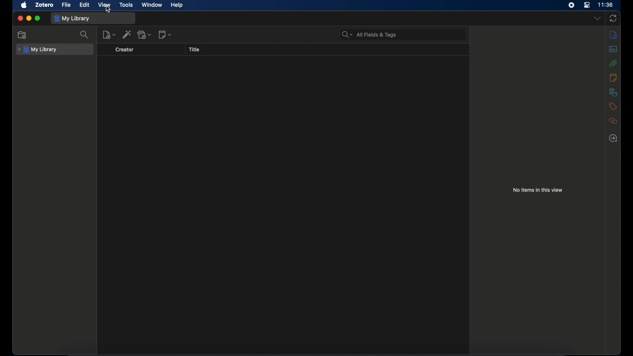 The width and height of the screenshot is (633, 356). I want to click on new note, so click(166, 34).